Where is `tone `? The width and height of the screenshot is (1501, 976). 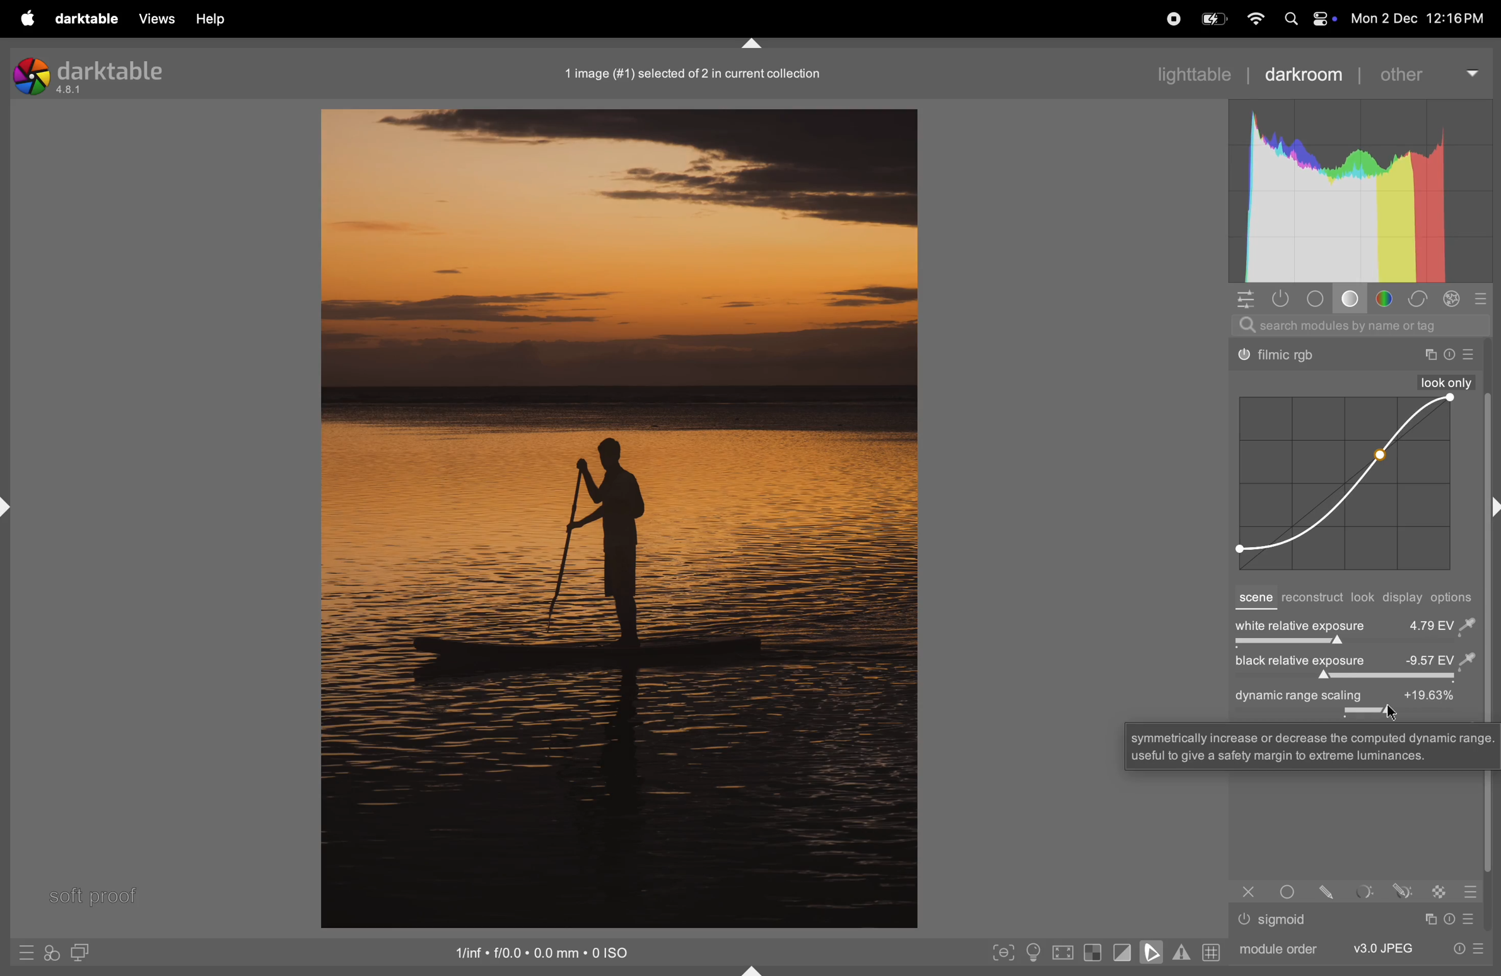
tone  is located at coordinates (1319, 299).